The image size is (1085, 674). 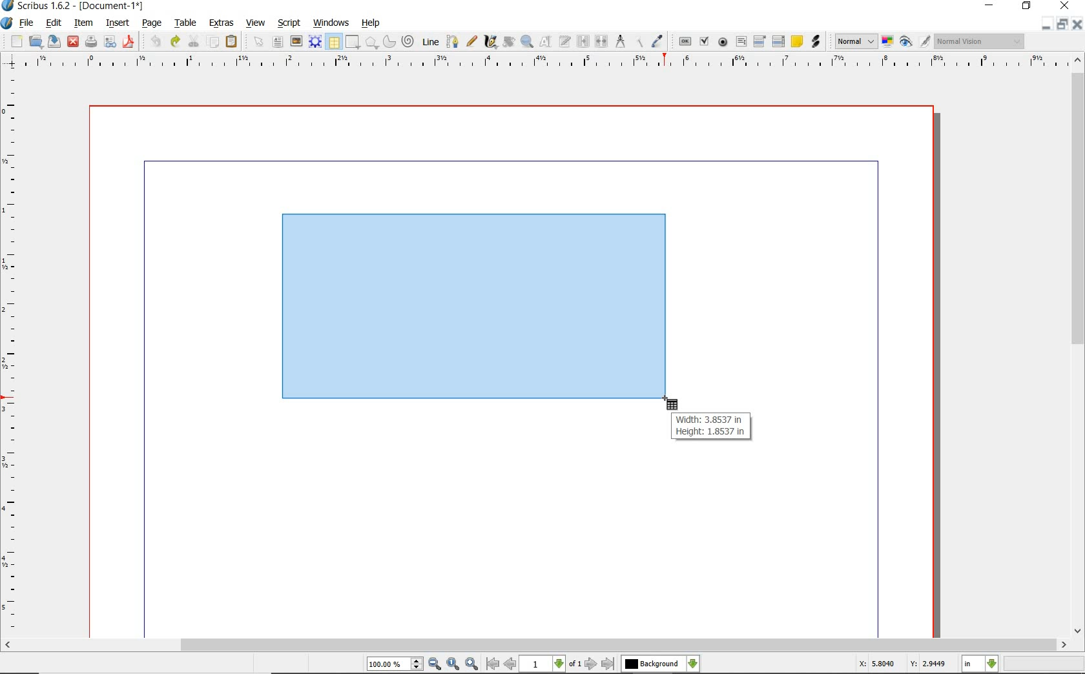 What do you see at coordinates (548, 62) in the screenshot?
I see `ruler` at bounding box center [548, 62].